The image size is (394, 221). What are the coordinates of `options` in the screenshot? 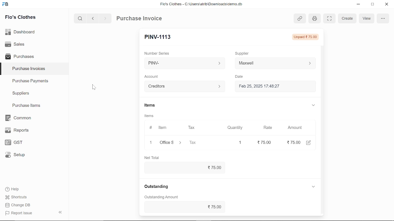 It's located at (383, 18).